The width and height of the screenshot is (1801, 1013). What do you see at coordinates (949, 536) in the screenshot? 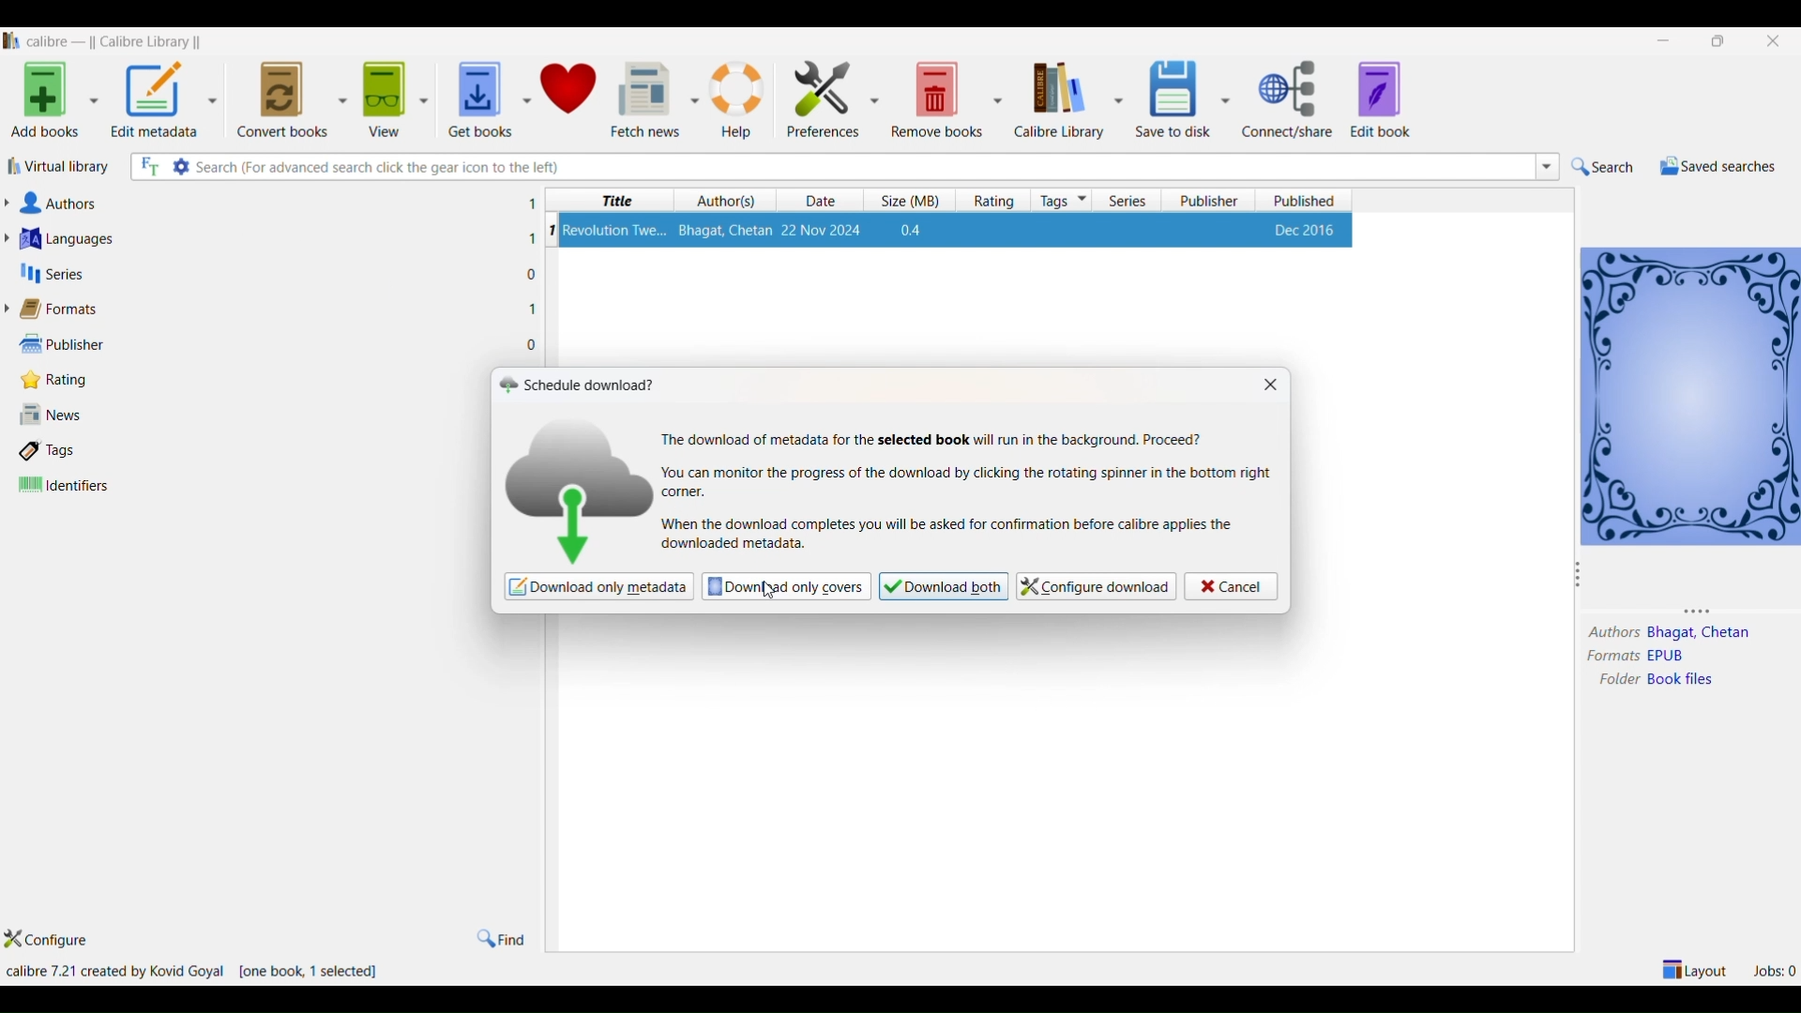
I see `download related text` at bounding box center [949, 536].